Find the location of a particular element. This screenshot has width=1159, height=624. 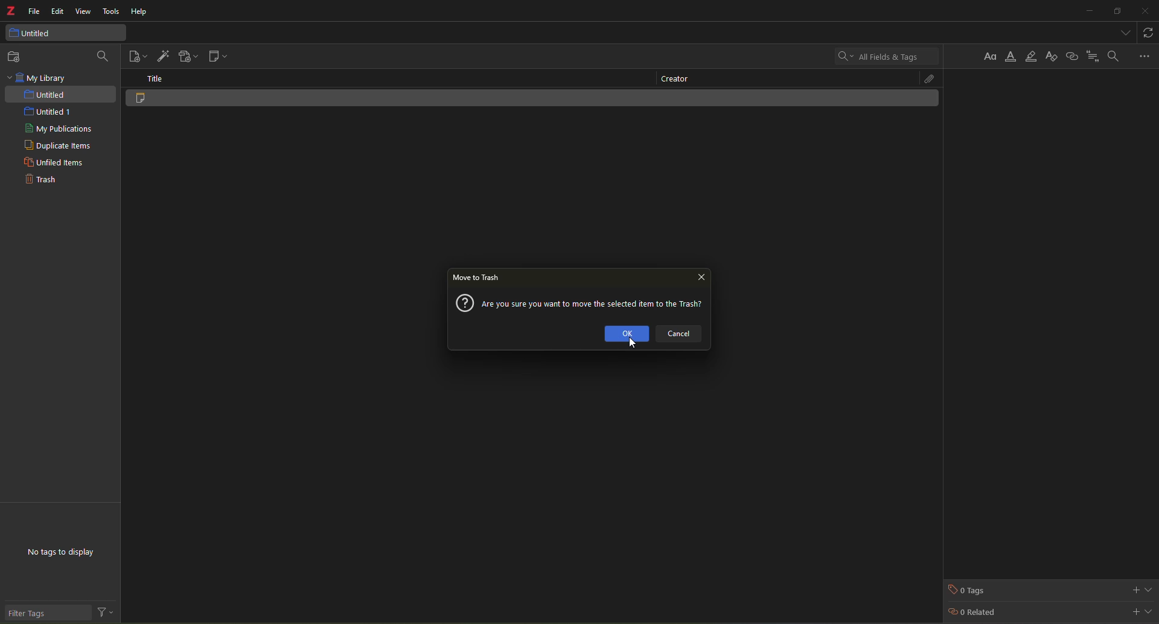

clear formatting is located at coordinates (1051, 57).